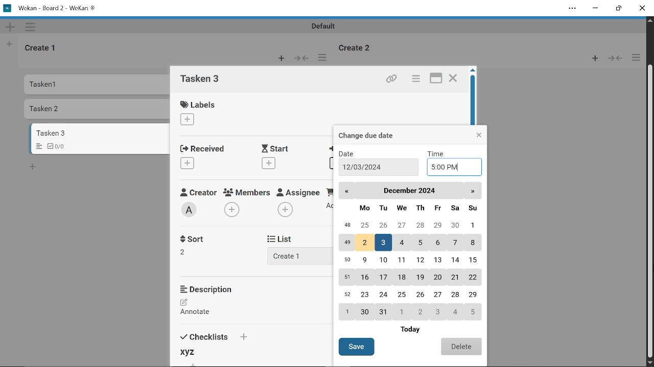 The height and width of the screenshot is (367, 654). Describe the element at coordinates (67, 109) in the screenshot. I see `Tasken 2` at that location.